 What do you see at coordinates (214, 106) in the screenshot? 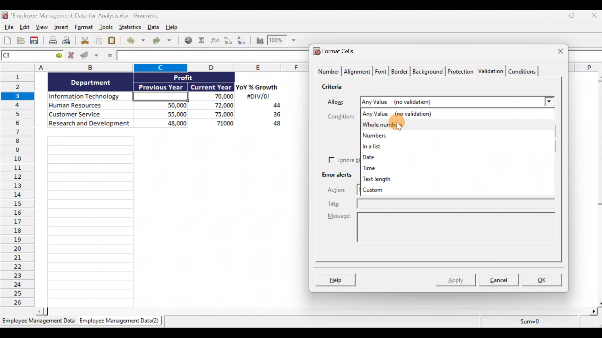
I see `72,000` at bounding box center [214, 106].